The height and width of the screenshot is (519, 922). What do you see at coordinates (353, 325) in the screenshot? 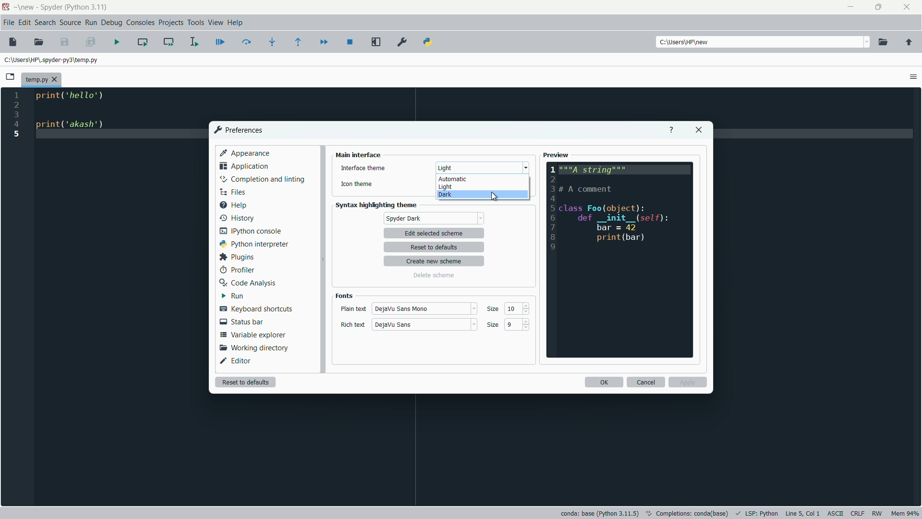
I see `rich text` at bounding box center [353, 325].